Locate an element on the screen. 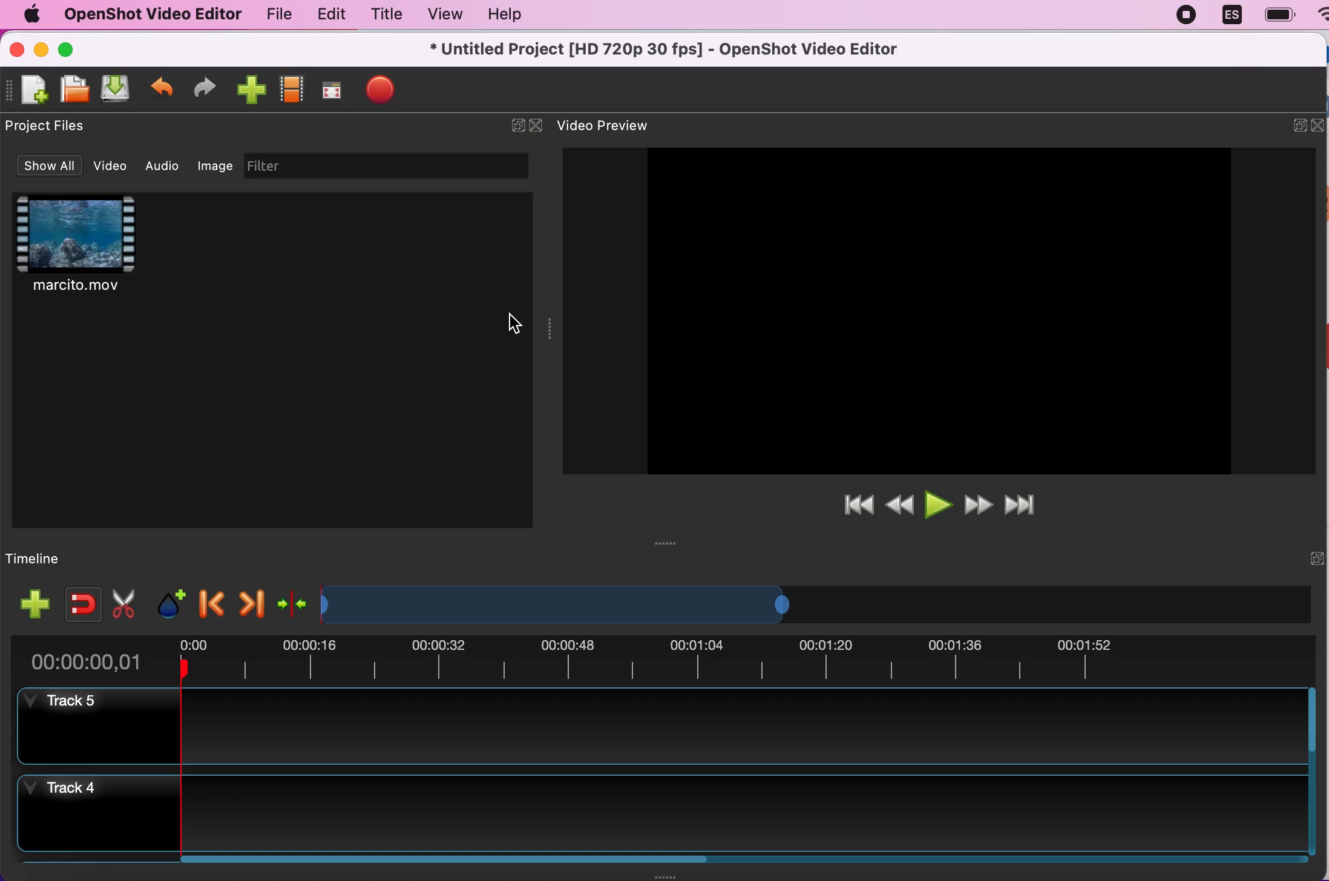 This screenshot has width=1329, height=881. new file is located at coordinates (31, 91).